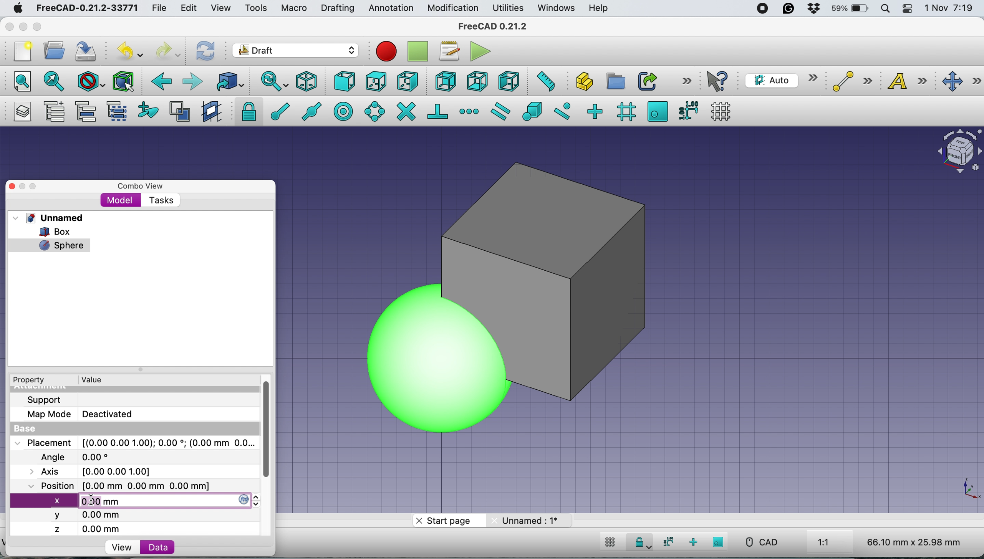  Describe the element at coordinates (639, 544) in the screenshot. I see `snap lock` at that location.